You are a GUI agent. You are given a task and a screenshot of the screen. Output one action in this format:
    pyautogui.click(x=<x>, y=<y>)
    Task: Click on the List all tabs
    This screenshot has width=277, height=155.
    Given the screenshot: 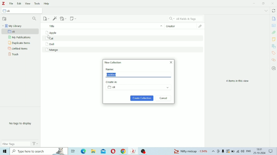 What is the action you would take?
    pyautogui.click(x=266, y=11)
    